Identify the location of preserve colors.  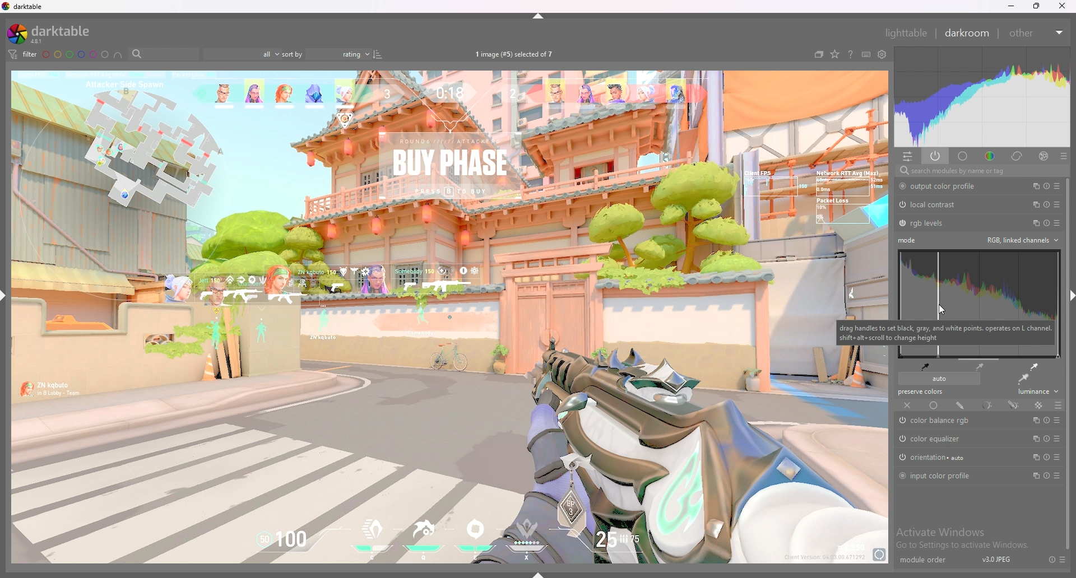
(922, 392).